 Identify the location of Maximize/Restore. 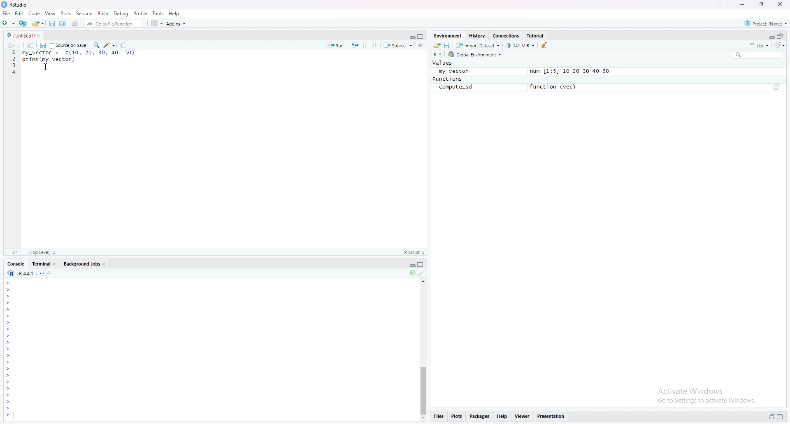
(781, 36).